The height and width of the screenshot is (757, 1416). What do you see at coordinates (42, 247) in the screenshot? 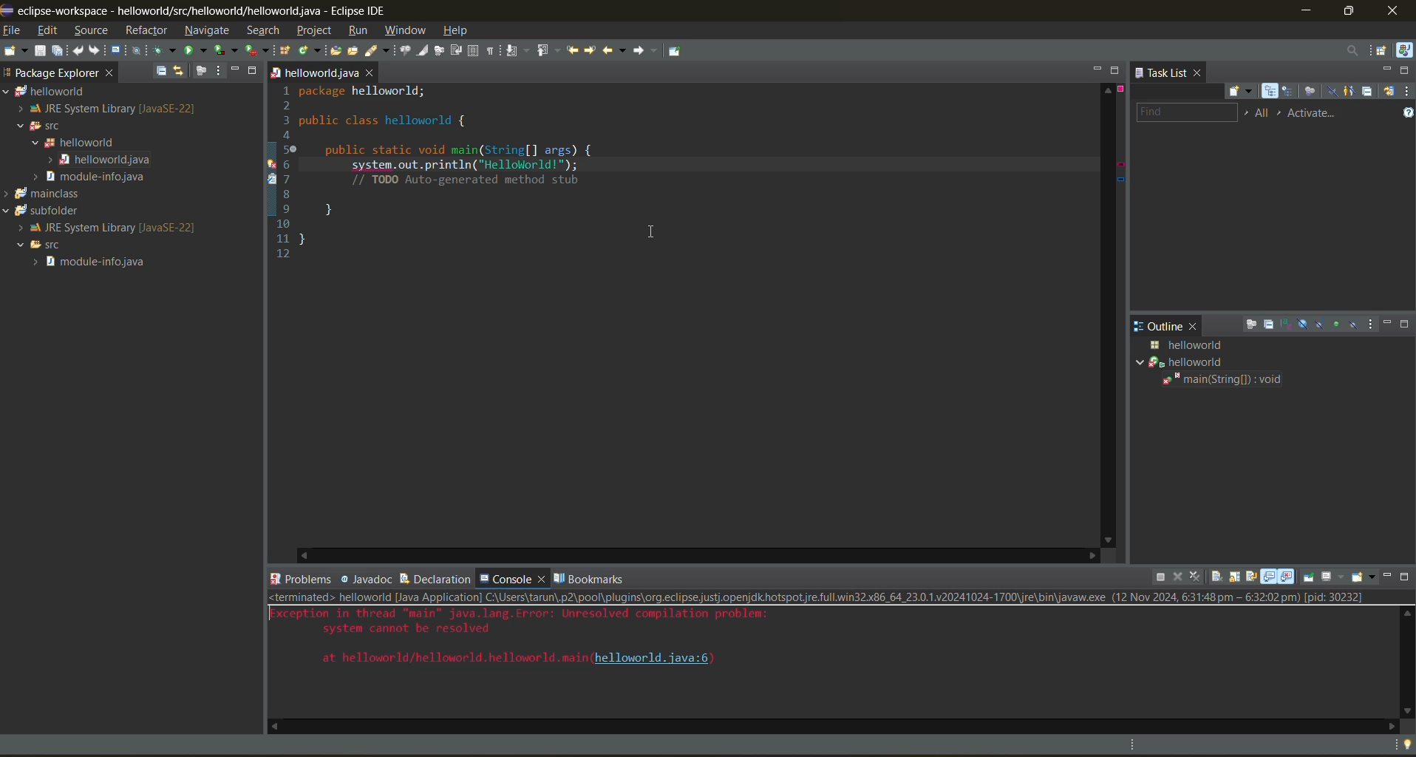
I see `SFC` at bounding box center [42, 247].